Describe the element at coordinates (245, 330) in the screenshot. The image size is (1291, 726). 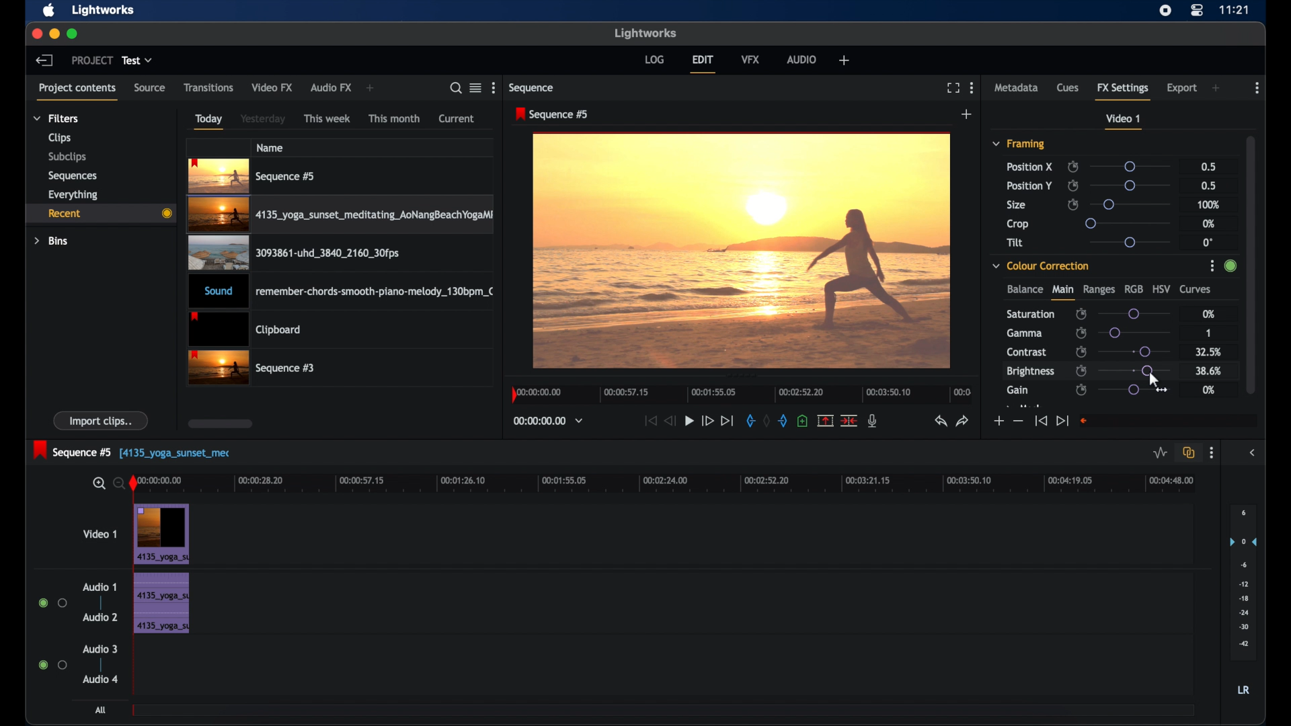
I see `clipboard` at that location.